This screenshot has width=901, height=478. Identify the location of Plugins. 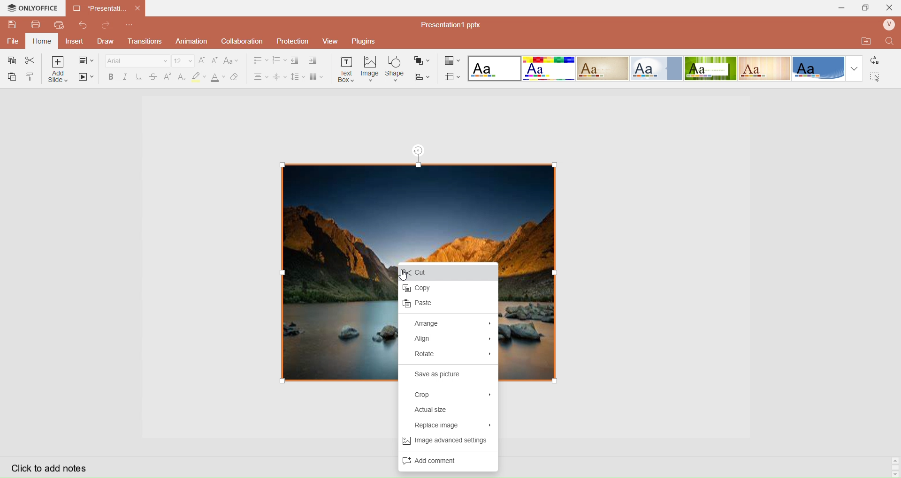
(365, 41).